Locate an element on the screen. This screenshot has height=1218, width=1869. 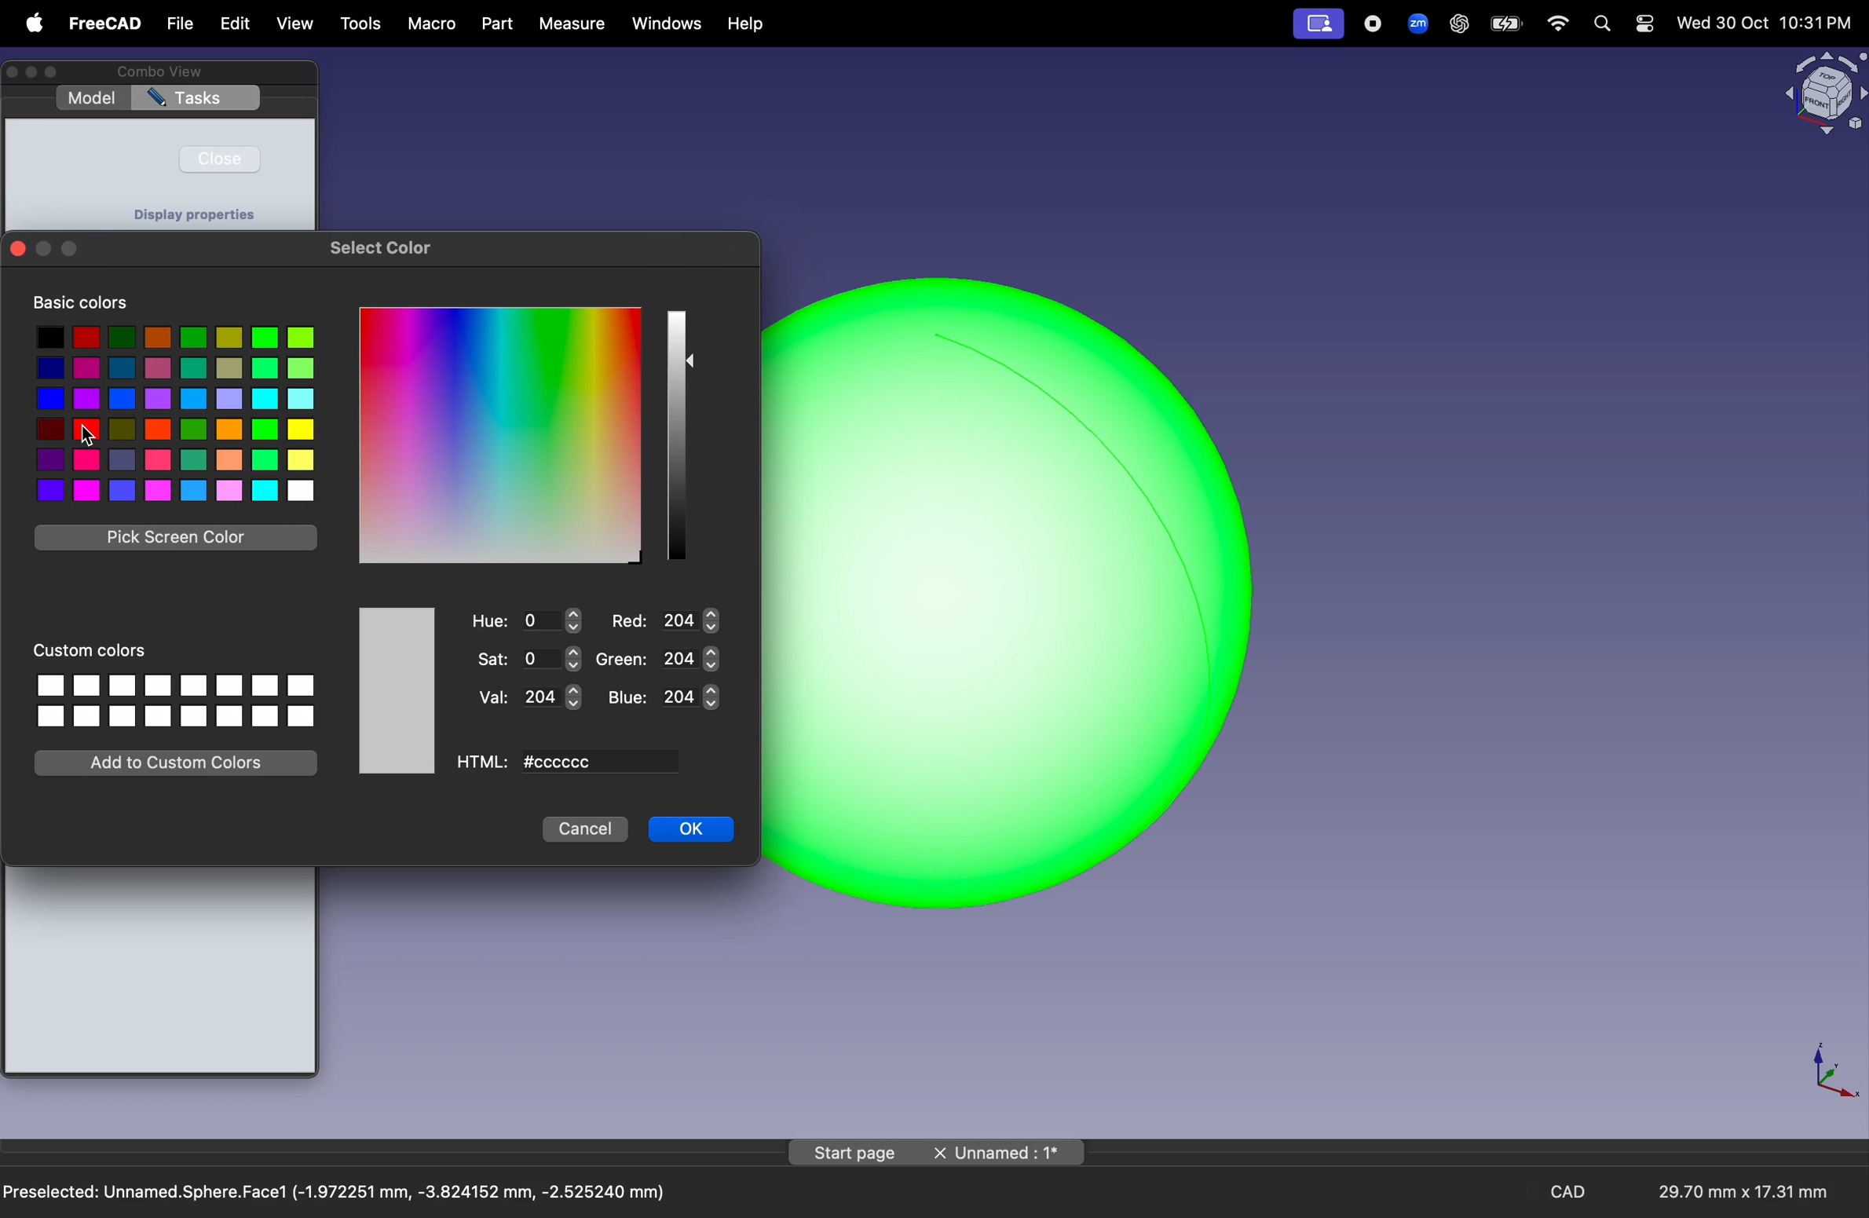
unnamed is located at coordinates (1008, 1154).